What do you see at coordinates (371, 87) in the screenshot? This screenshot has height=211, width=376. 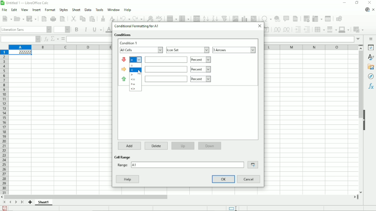 I see `Functions` at bounding box center [371, 87].